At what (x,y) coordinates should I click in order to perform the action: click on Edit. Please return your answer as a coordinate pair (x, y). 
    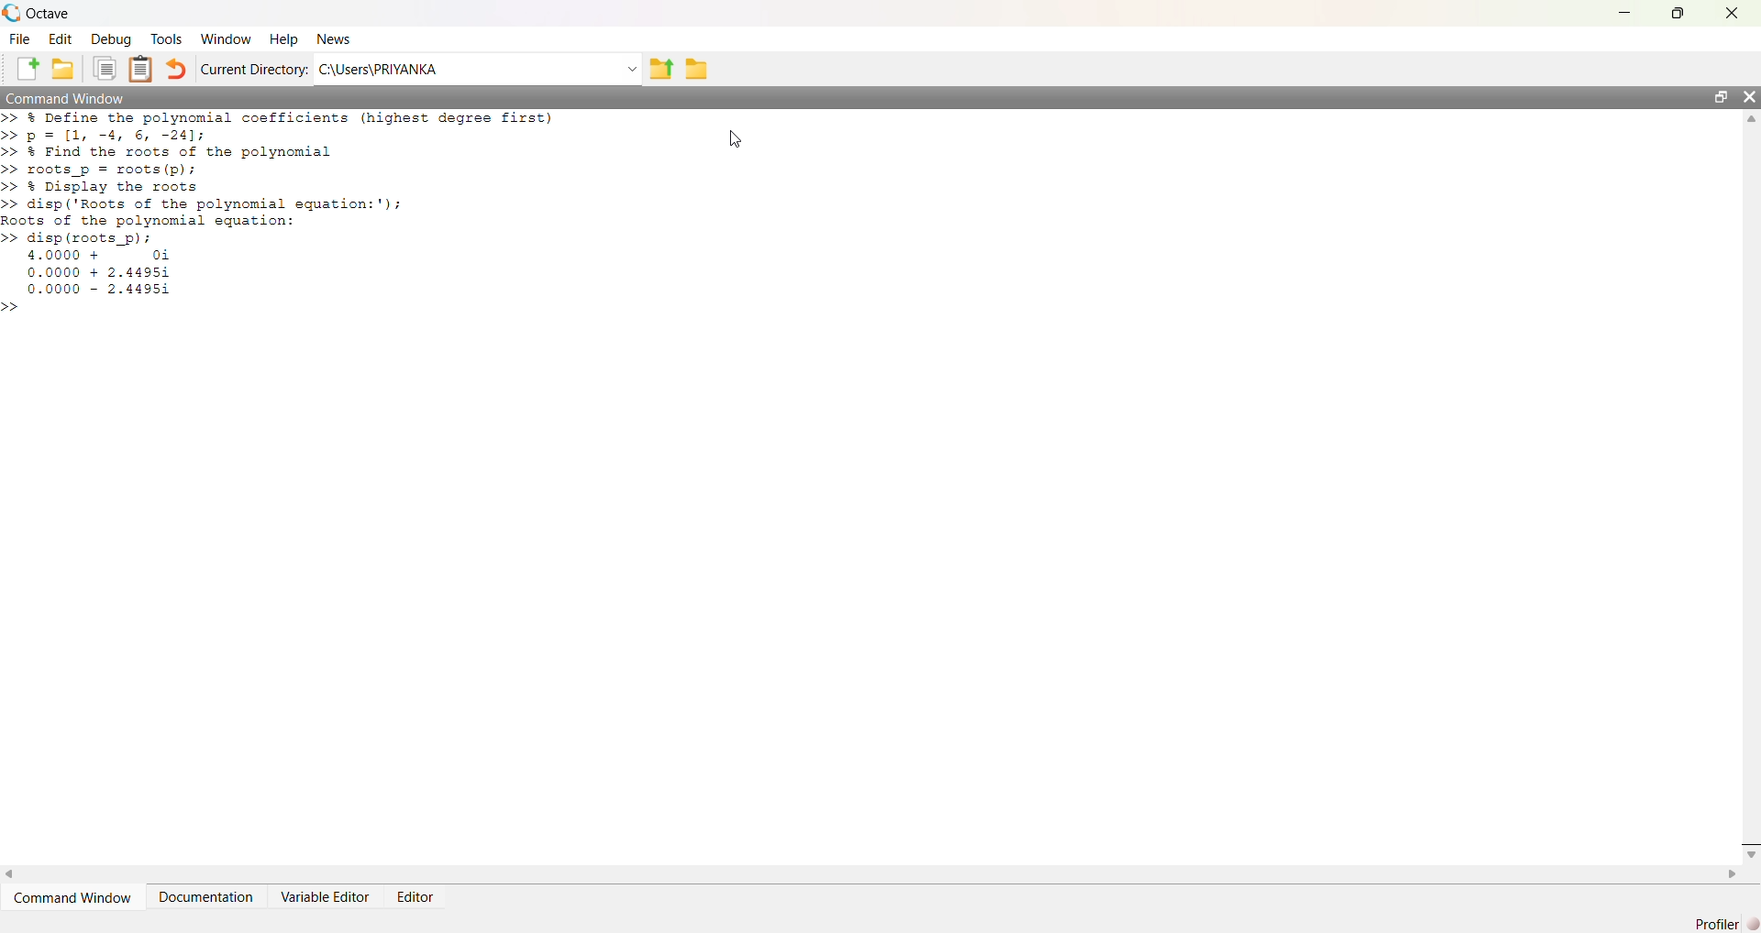
    Looking at the image, I should click on (64, 40).